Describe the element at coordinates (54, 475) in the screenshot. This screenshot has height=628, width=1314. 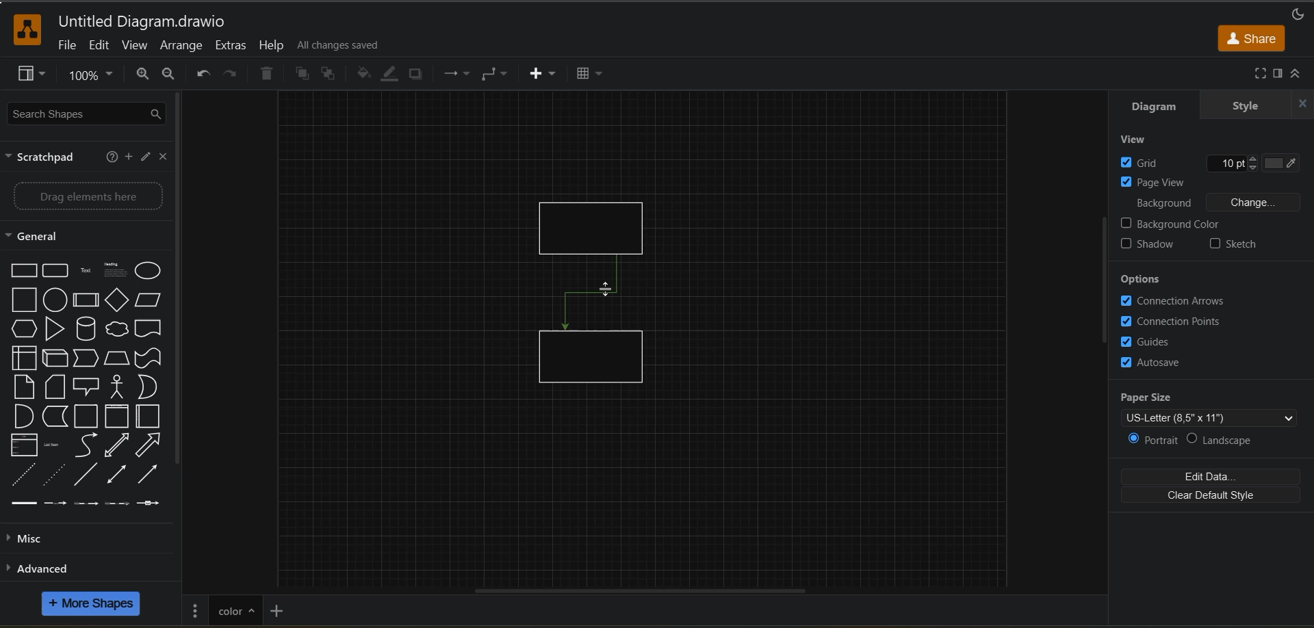
I see `Dotted line` at that location.